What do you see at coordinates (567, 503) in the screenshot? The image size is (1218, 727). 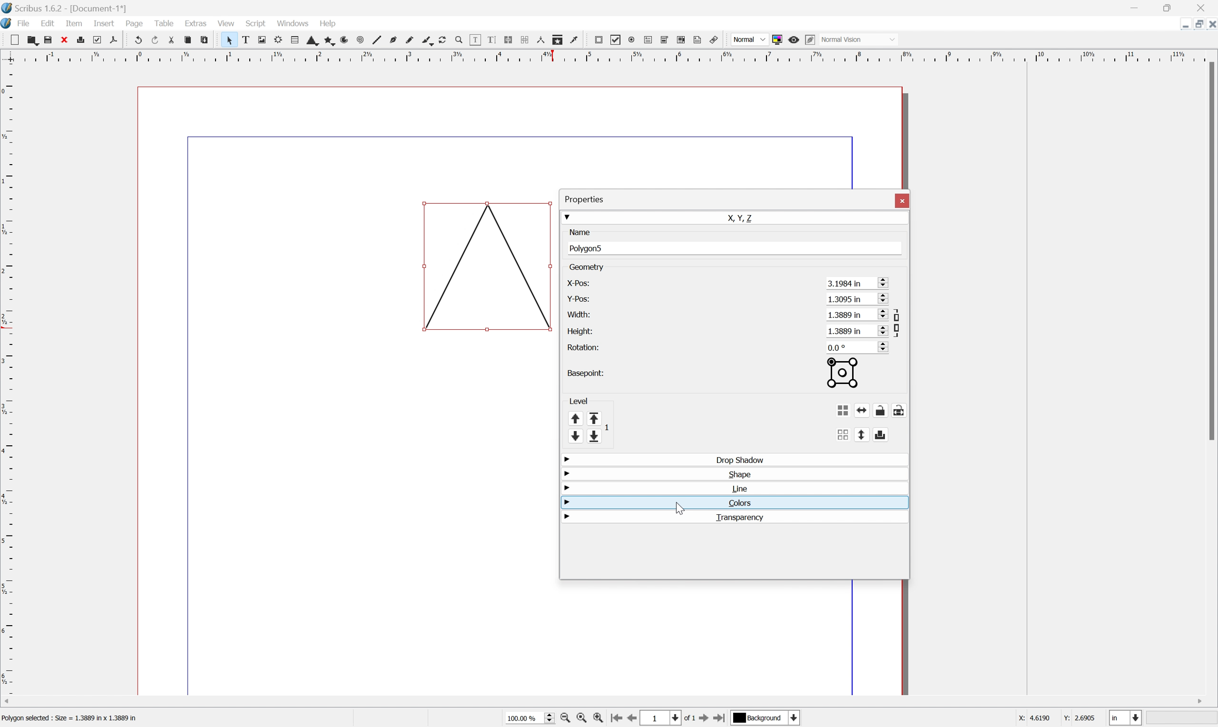 I see `Drop Down` at bounding box center [567, 503].